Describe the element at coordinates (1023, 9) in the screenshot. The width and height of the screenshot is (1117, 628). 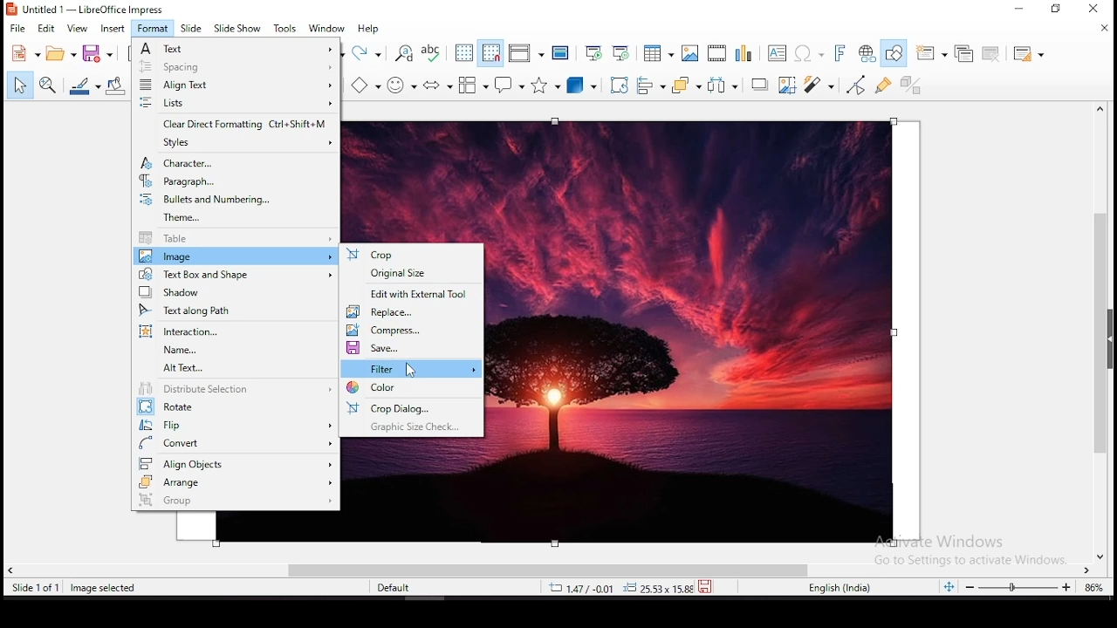
I see `minimize` at that location.